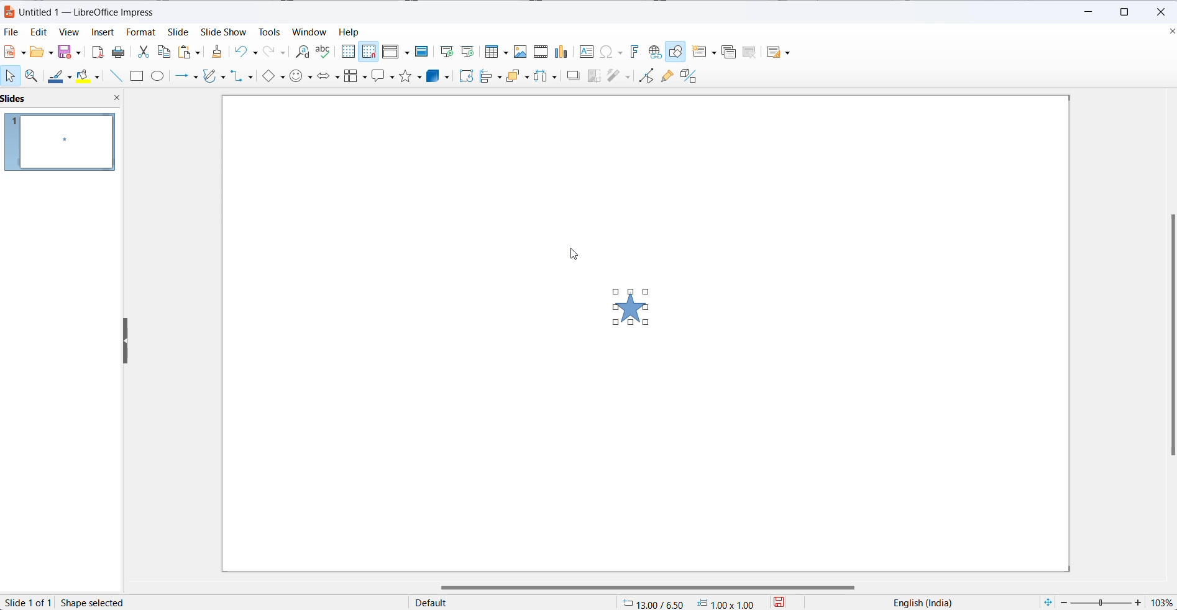 The width and height of the screenshot is (1177, 610). I want to click on callout shapes, so click(383, 78).